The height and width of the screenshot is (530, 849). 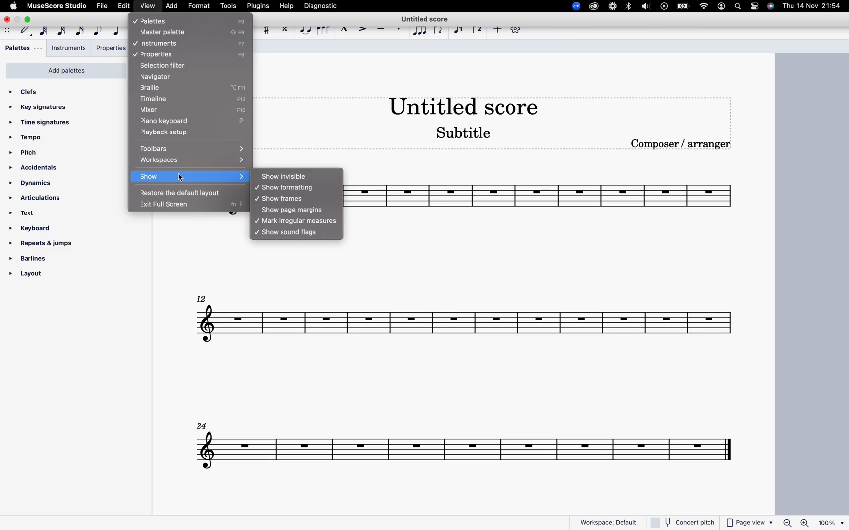 I want to click on pallets, so click(x=170, y=21).